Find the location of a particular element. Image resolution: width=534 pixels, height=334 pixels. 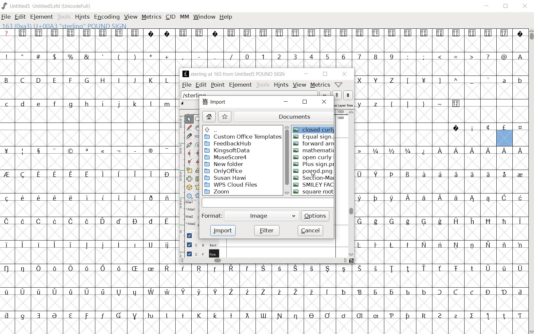

Symbol is located at coordinates (489, 34).